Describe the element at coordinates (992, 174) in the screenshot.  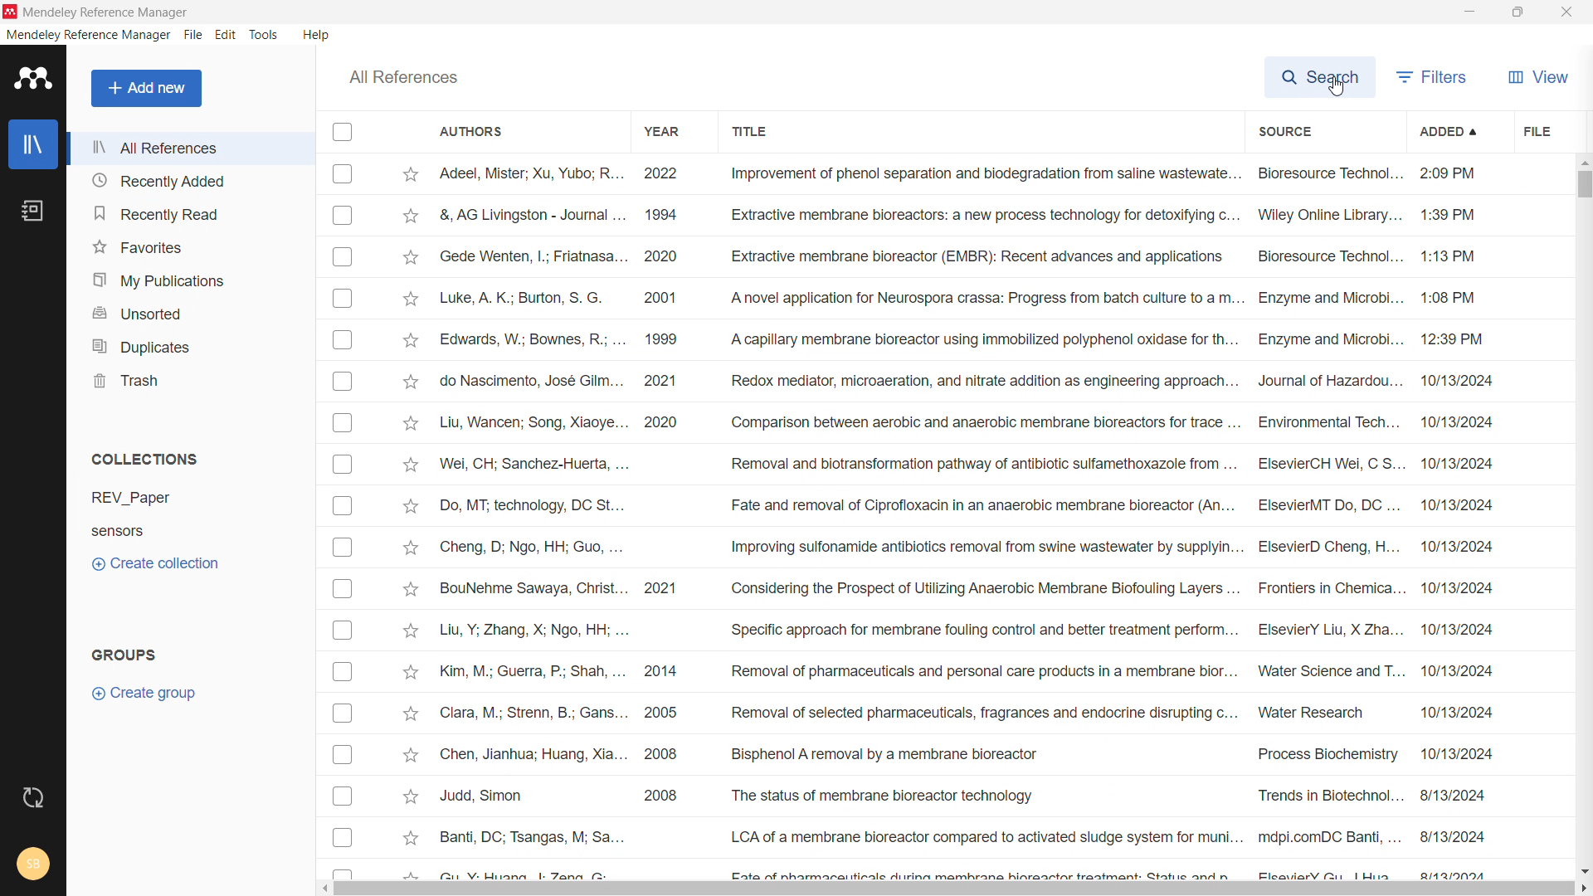
I see `Adeel, Mister; Xu, Yubo; R... 2022 Improvement of phenol separation and biodegradation from saline waste wate... Bioresource Technol... 2:09 PM` at that location.